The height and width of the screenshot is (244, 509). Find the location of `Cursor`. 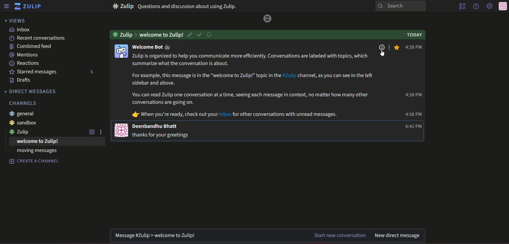

Cursor is located at coordinates (381, 54).